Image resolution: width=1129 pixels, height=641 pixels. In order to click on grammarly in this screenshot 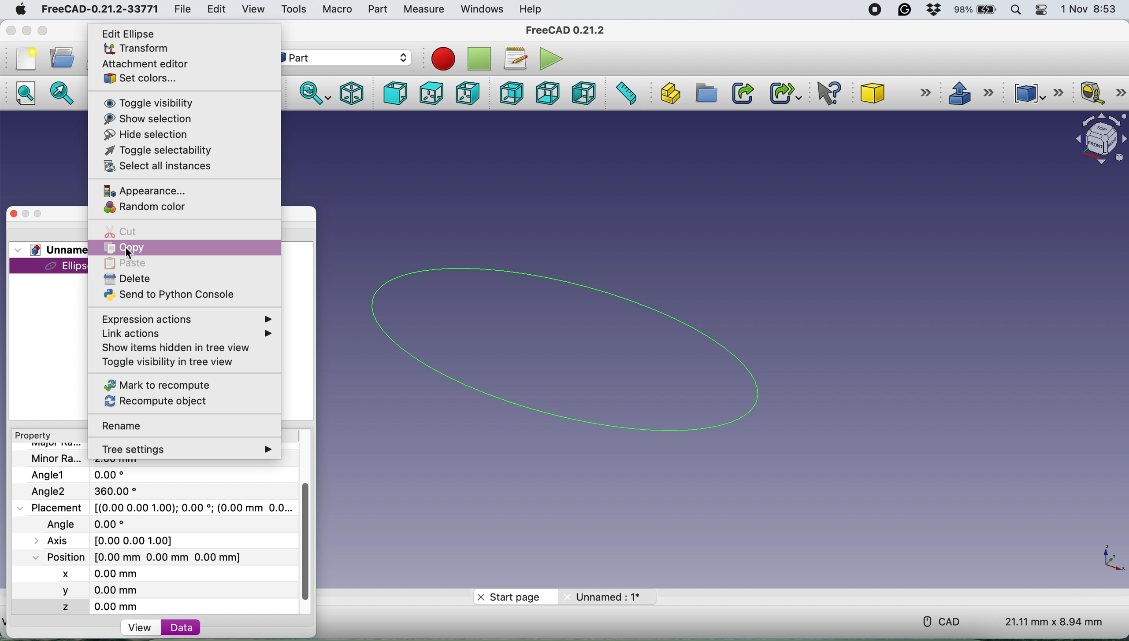, I will do `click(906, 9)`.